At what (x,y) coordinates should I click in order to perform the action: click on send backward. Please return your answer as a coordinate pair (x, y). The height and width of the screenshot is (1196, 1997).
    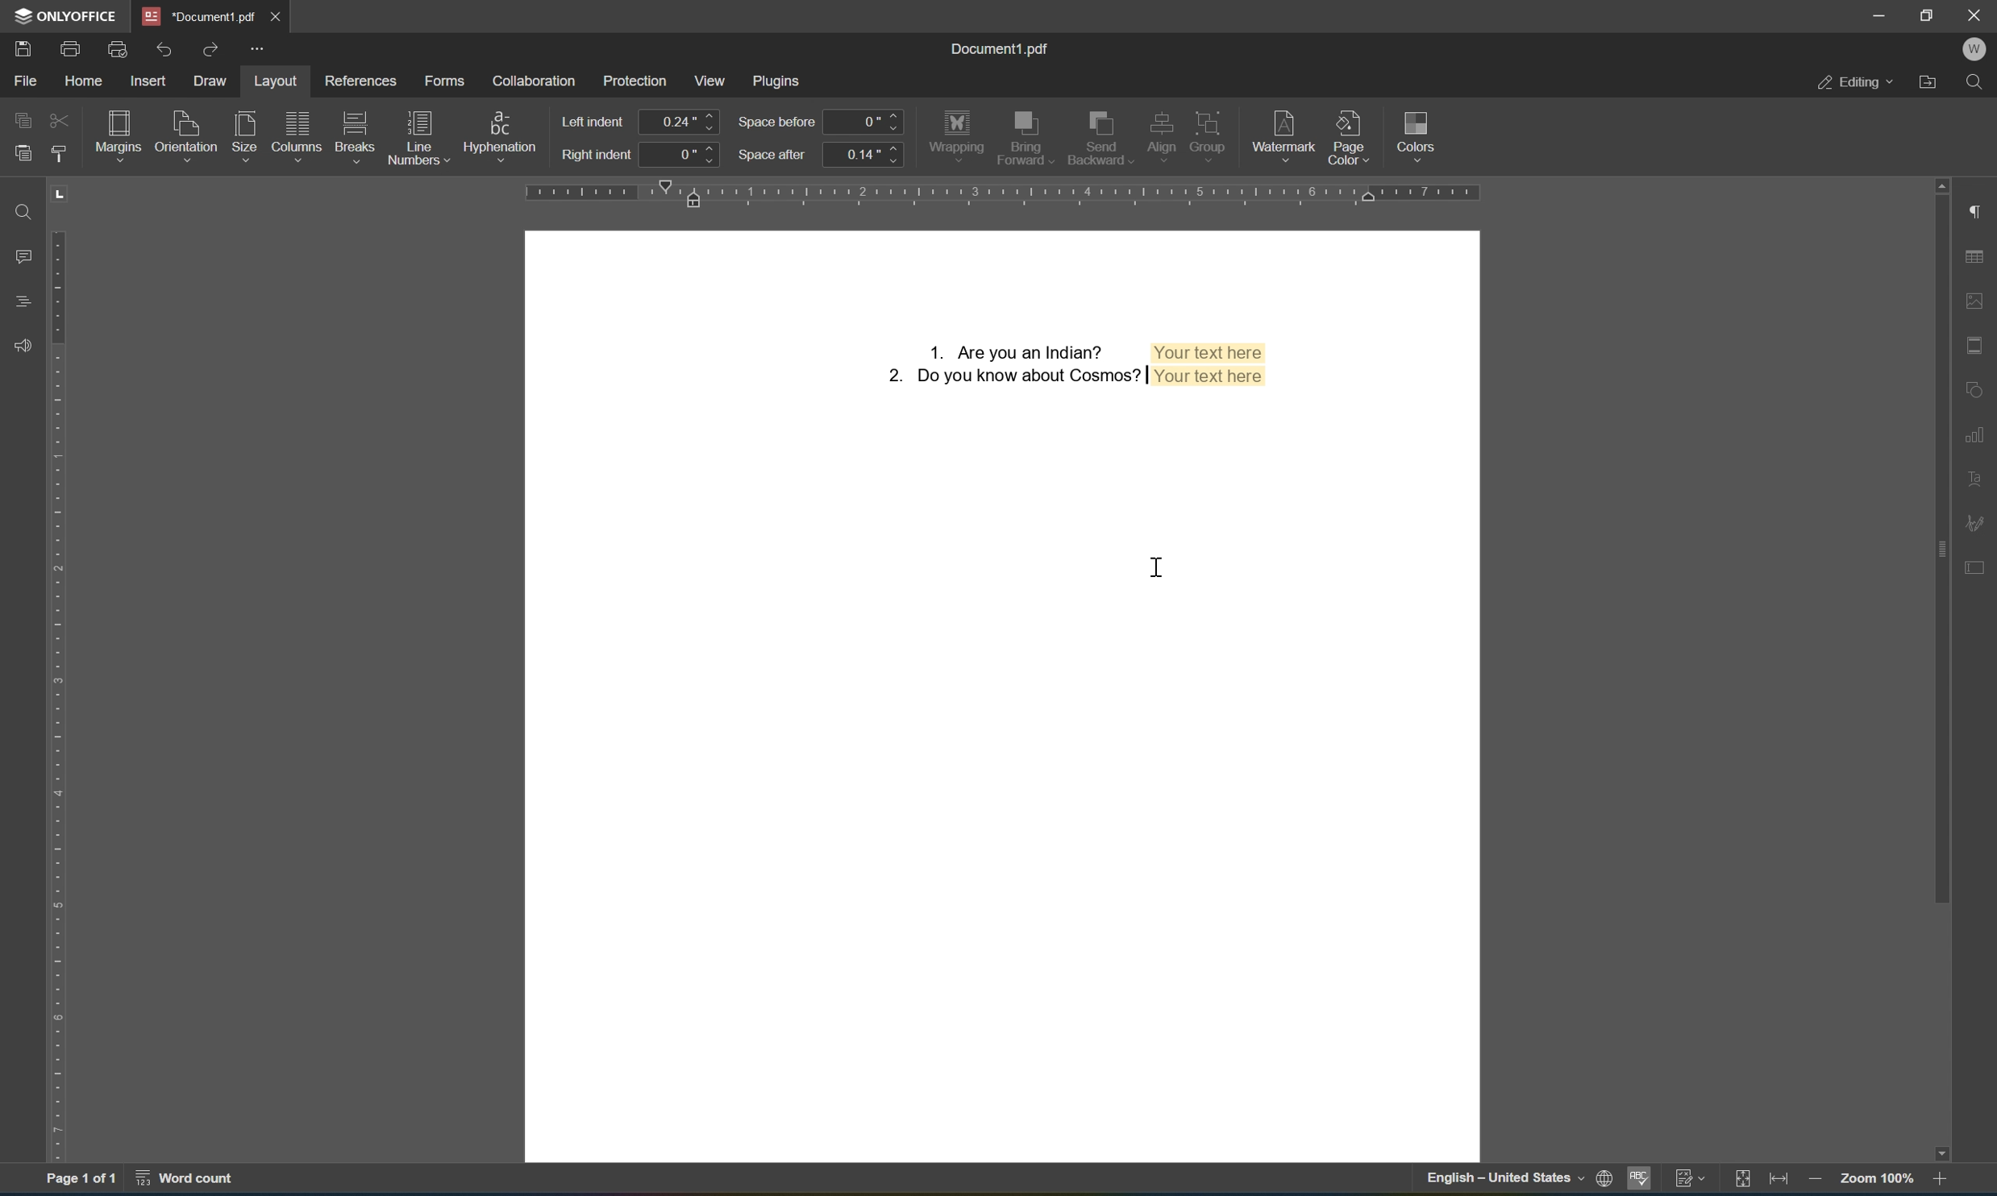
    Looking at the image, I should click on (1100, 134).